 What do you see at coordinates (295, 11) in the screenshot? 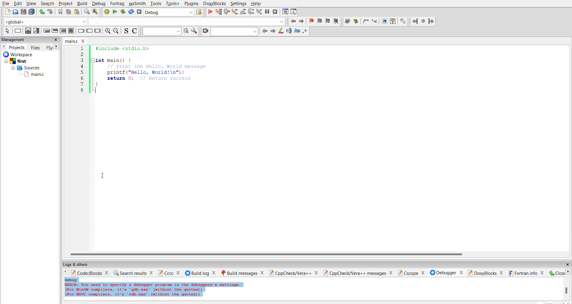
I see `various info` at bounding box center [295, 11].